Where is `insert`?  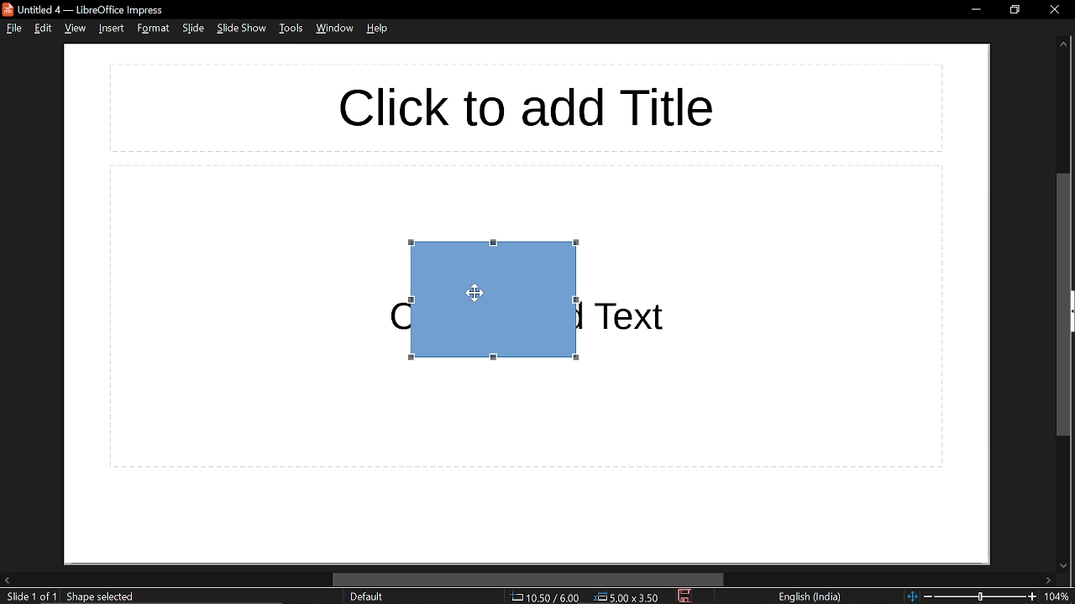 insert is located at coordinates (110, 29).